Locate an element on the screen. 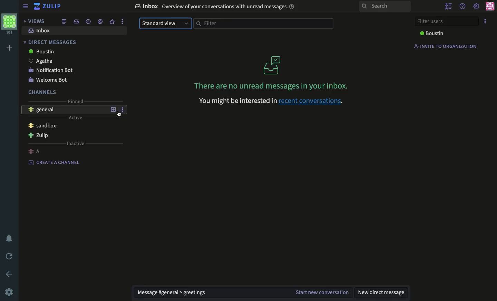 This screenshot has height=301, width=497. add topic is located at coordinates (113, 110).